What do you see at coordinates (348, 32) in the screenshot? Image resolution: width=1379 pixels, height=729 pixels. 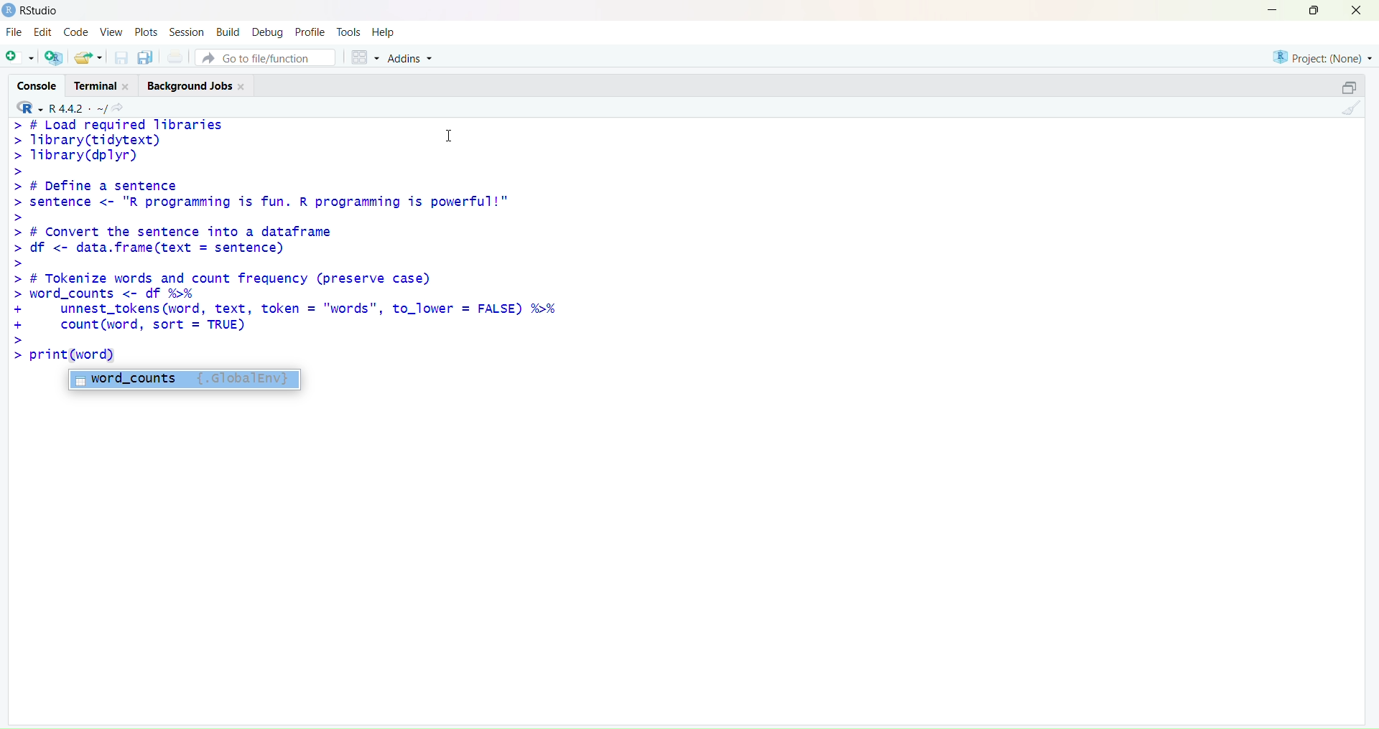 I see `tools` at bounding box center [348, 32].